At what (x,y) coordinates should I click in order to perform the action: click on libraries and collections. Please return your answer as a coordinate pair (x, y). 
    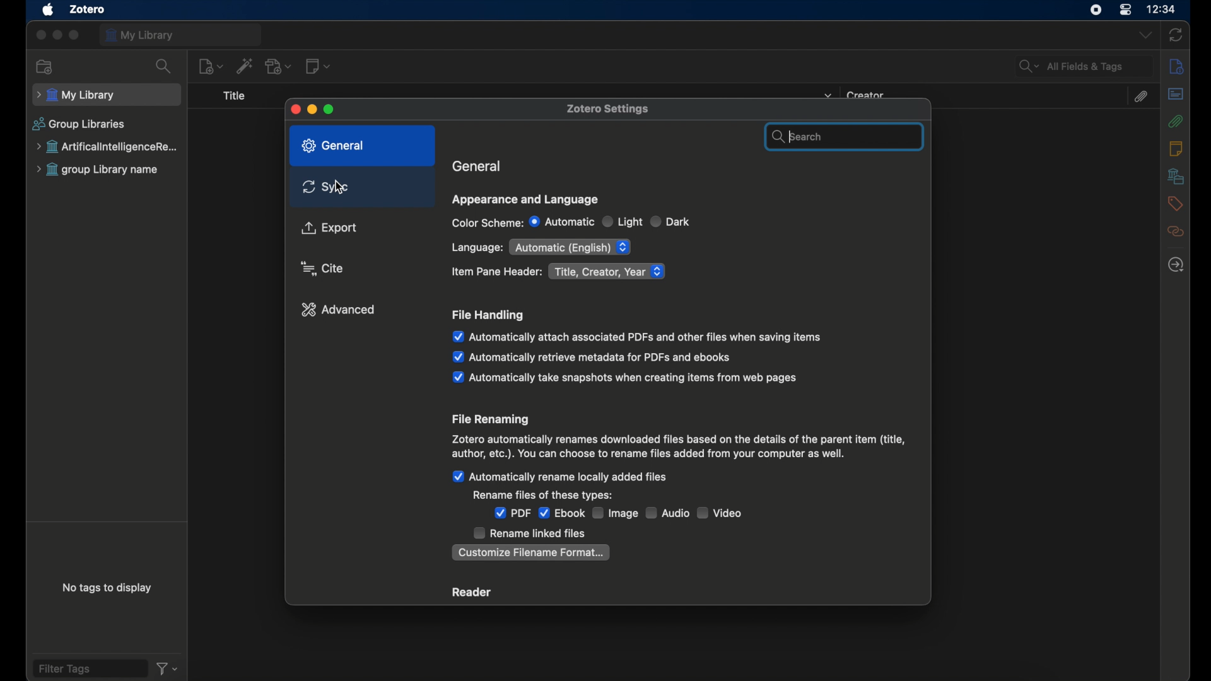
    Looking at the image, I should click on (1174, 177).